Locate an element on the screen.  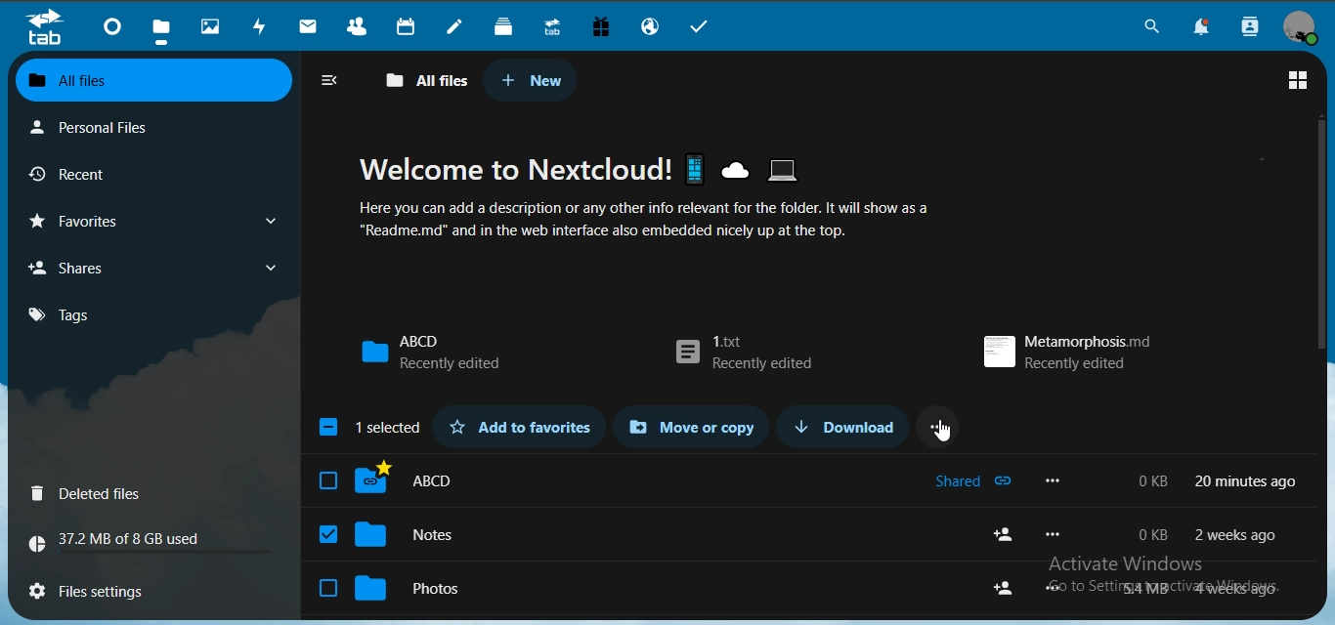
4 weeks ago is located at coordinates (1243, 588).